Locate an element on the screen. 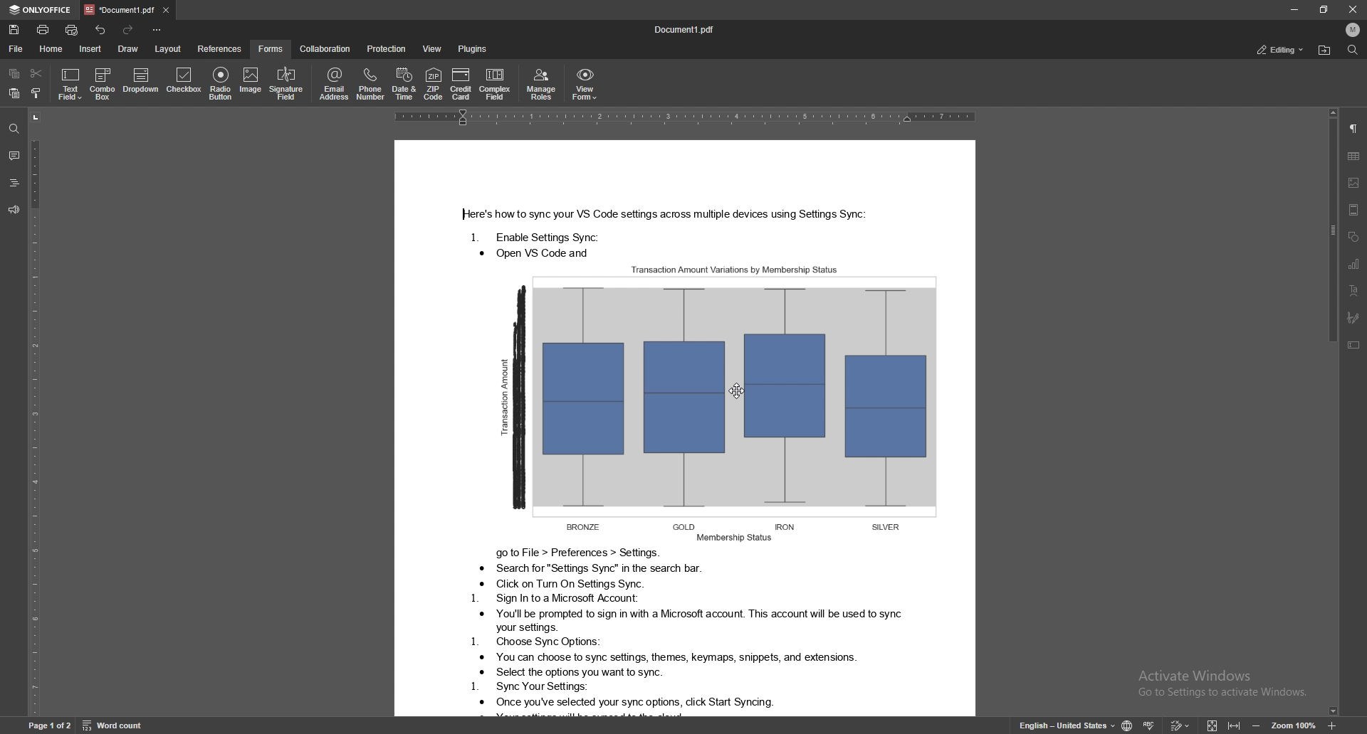  layout is located at coordinates (168, 48).